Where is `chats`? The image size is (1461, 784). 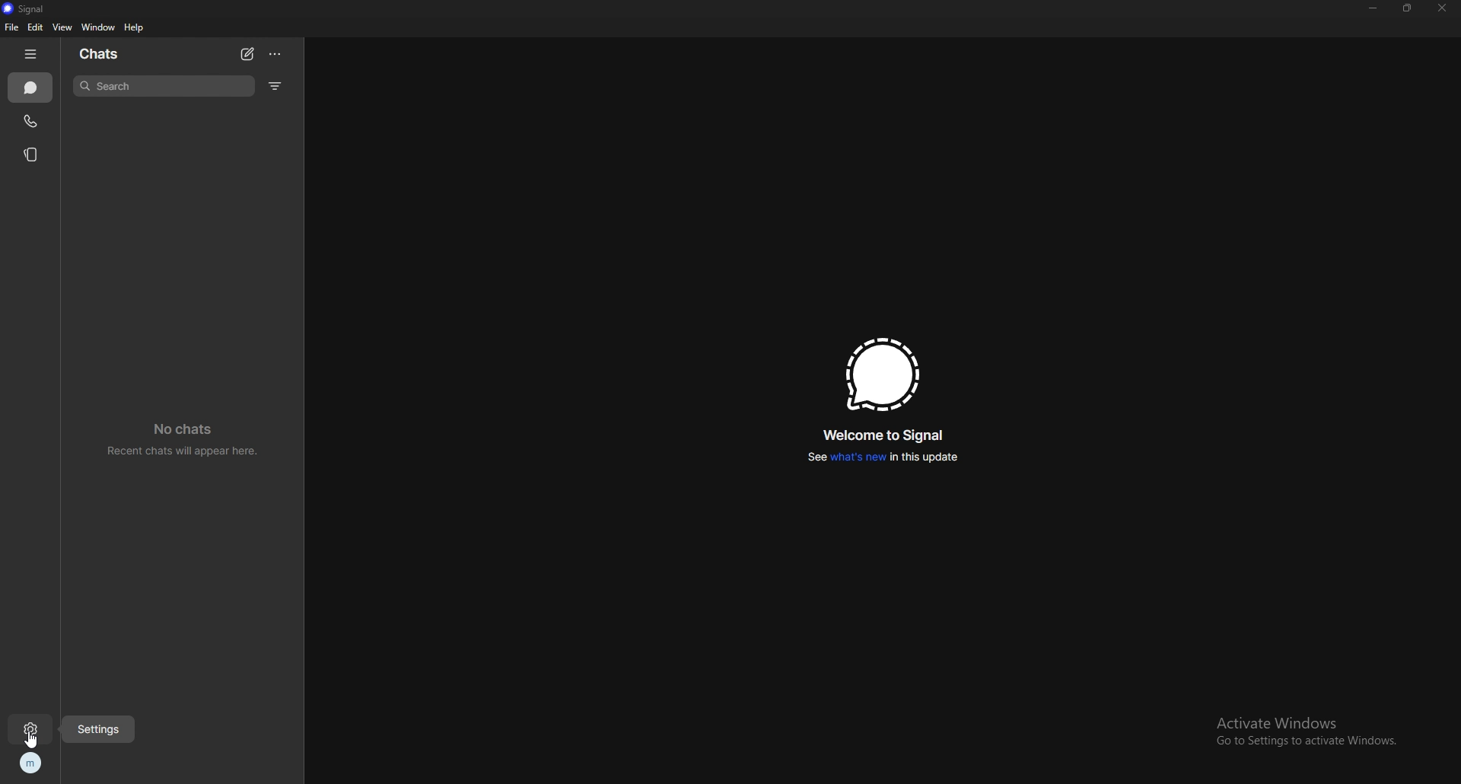
chats is located at coordinates (30, 88).